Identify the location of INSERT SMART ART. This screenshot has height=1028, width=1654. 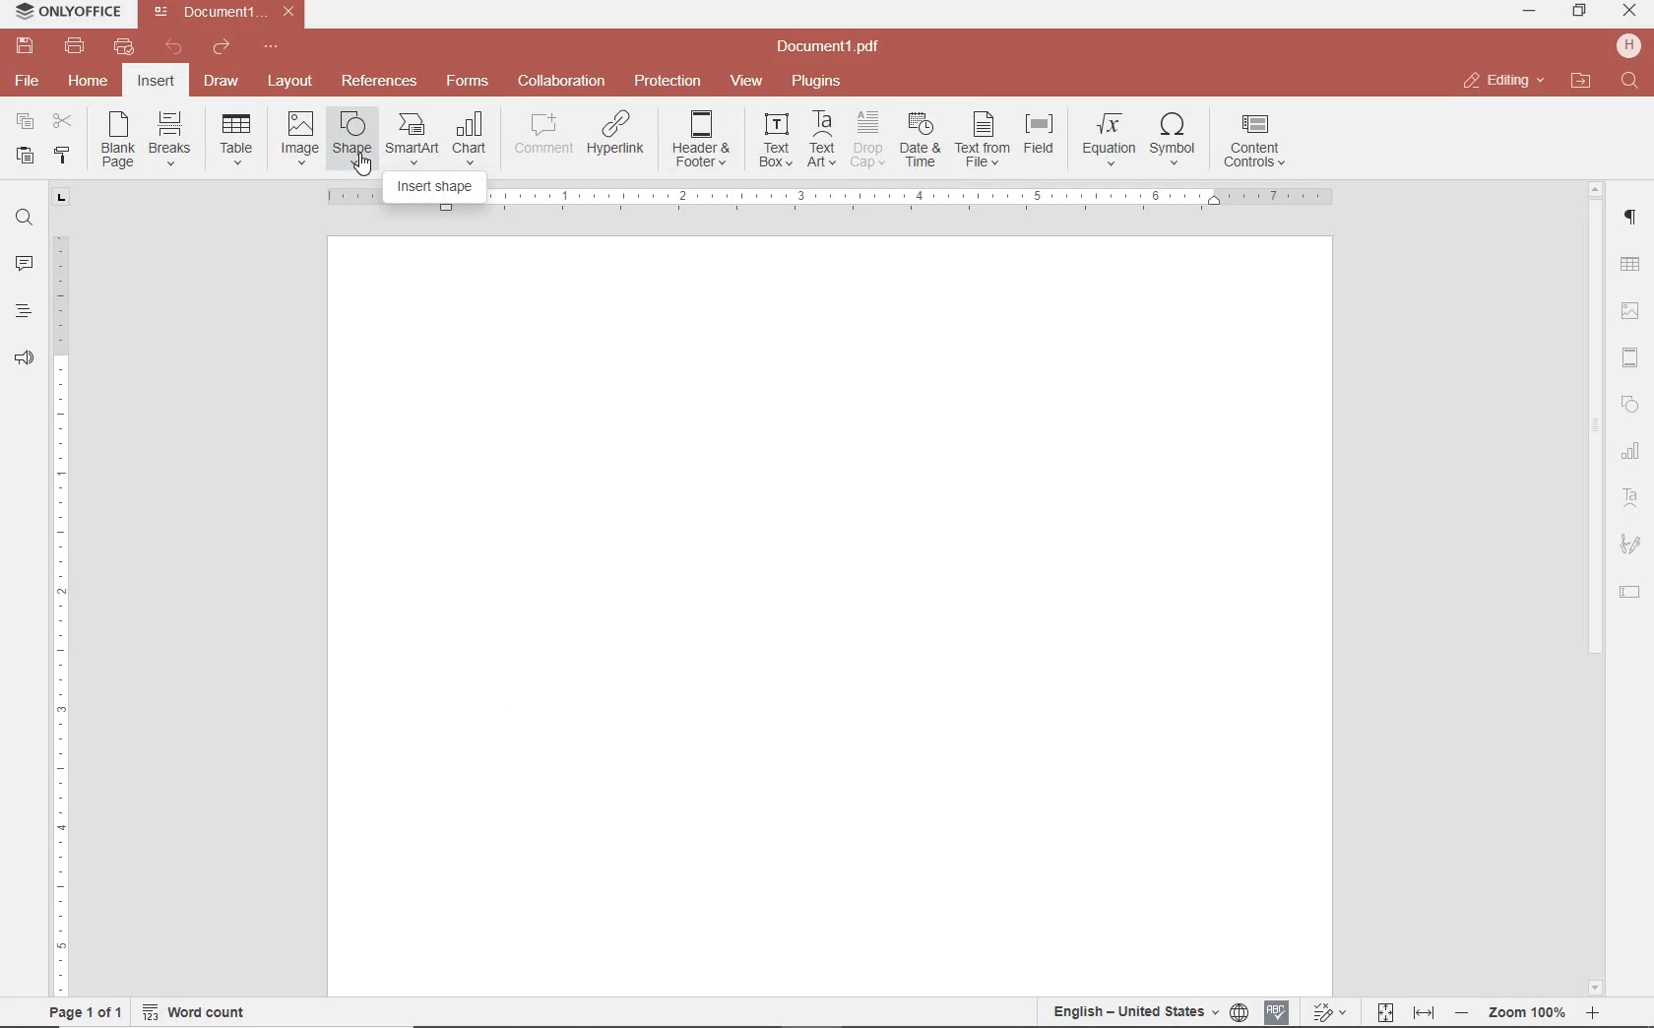
(413, 138).